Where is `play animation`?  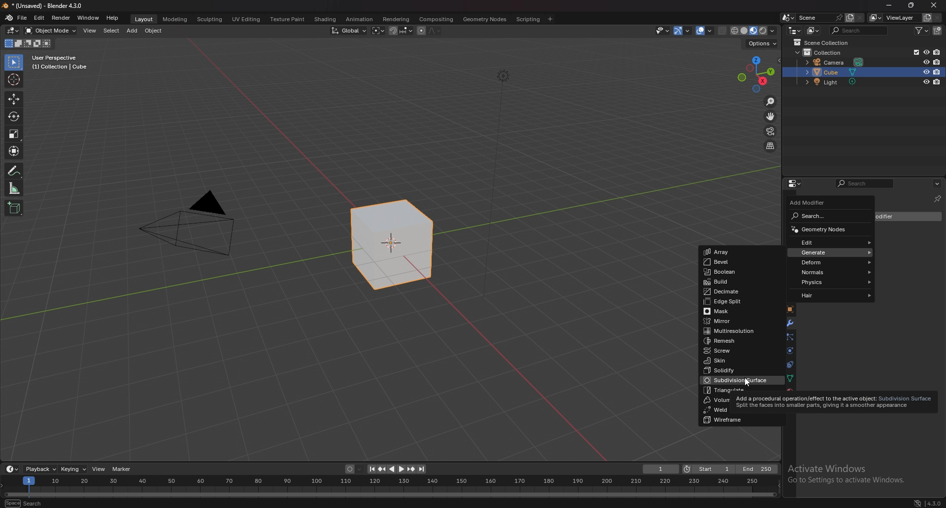 play animation is located at coordinates (397, 469).